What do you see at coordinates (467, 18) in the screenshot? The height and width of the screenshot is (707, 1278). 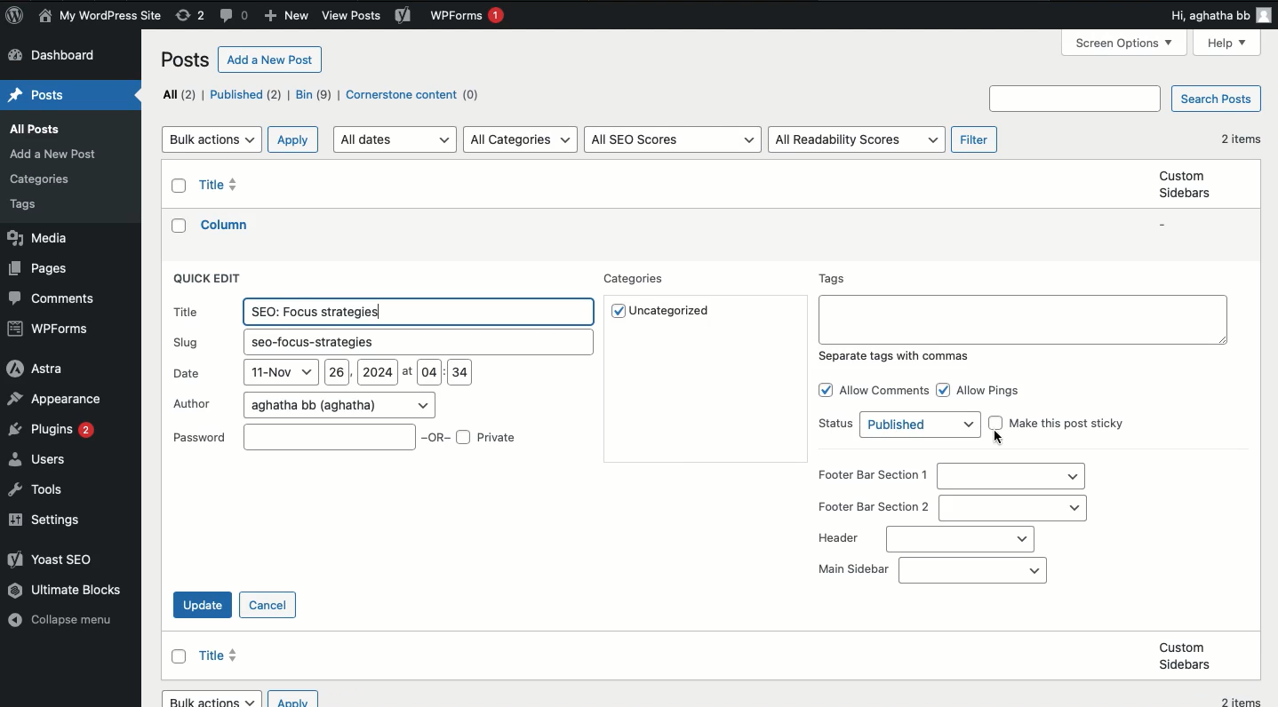 I see `WPForms` at bounding box center [467, 18].